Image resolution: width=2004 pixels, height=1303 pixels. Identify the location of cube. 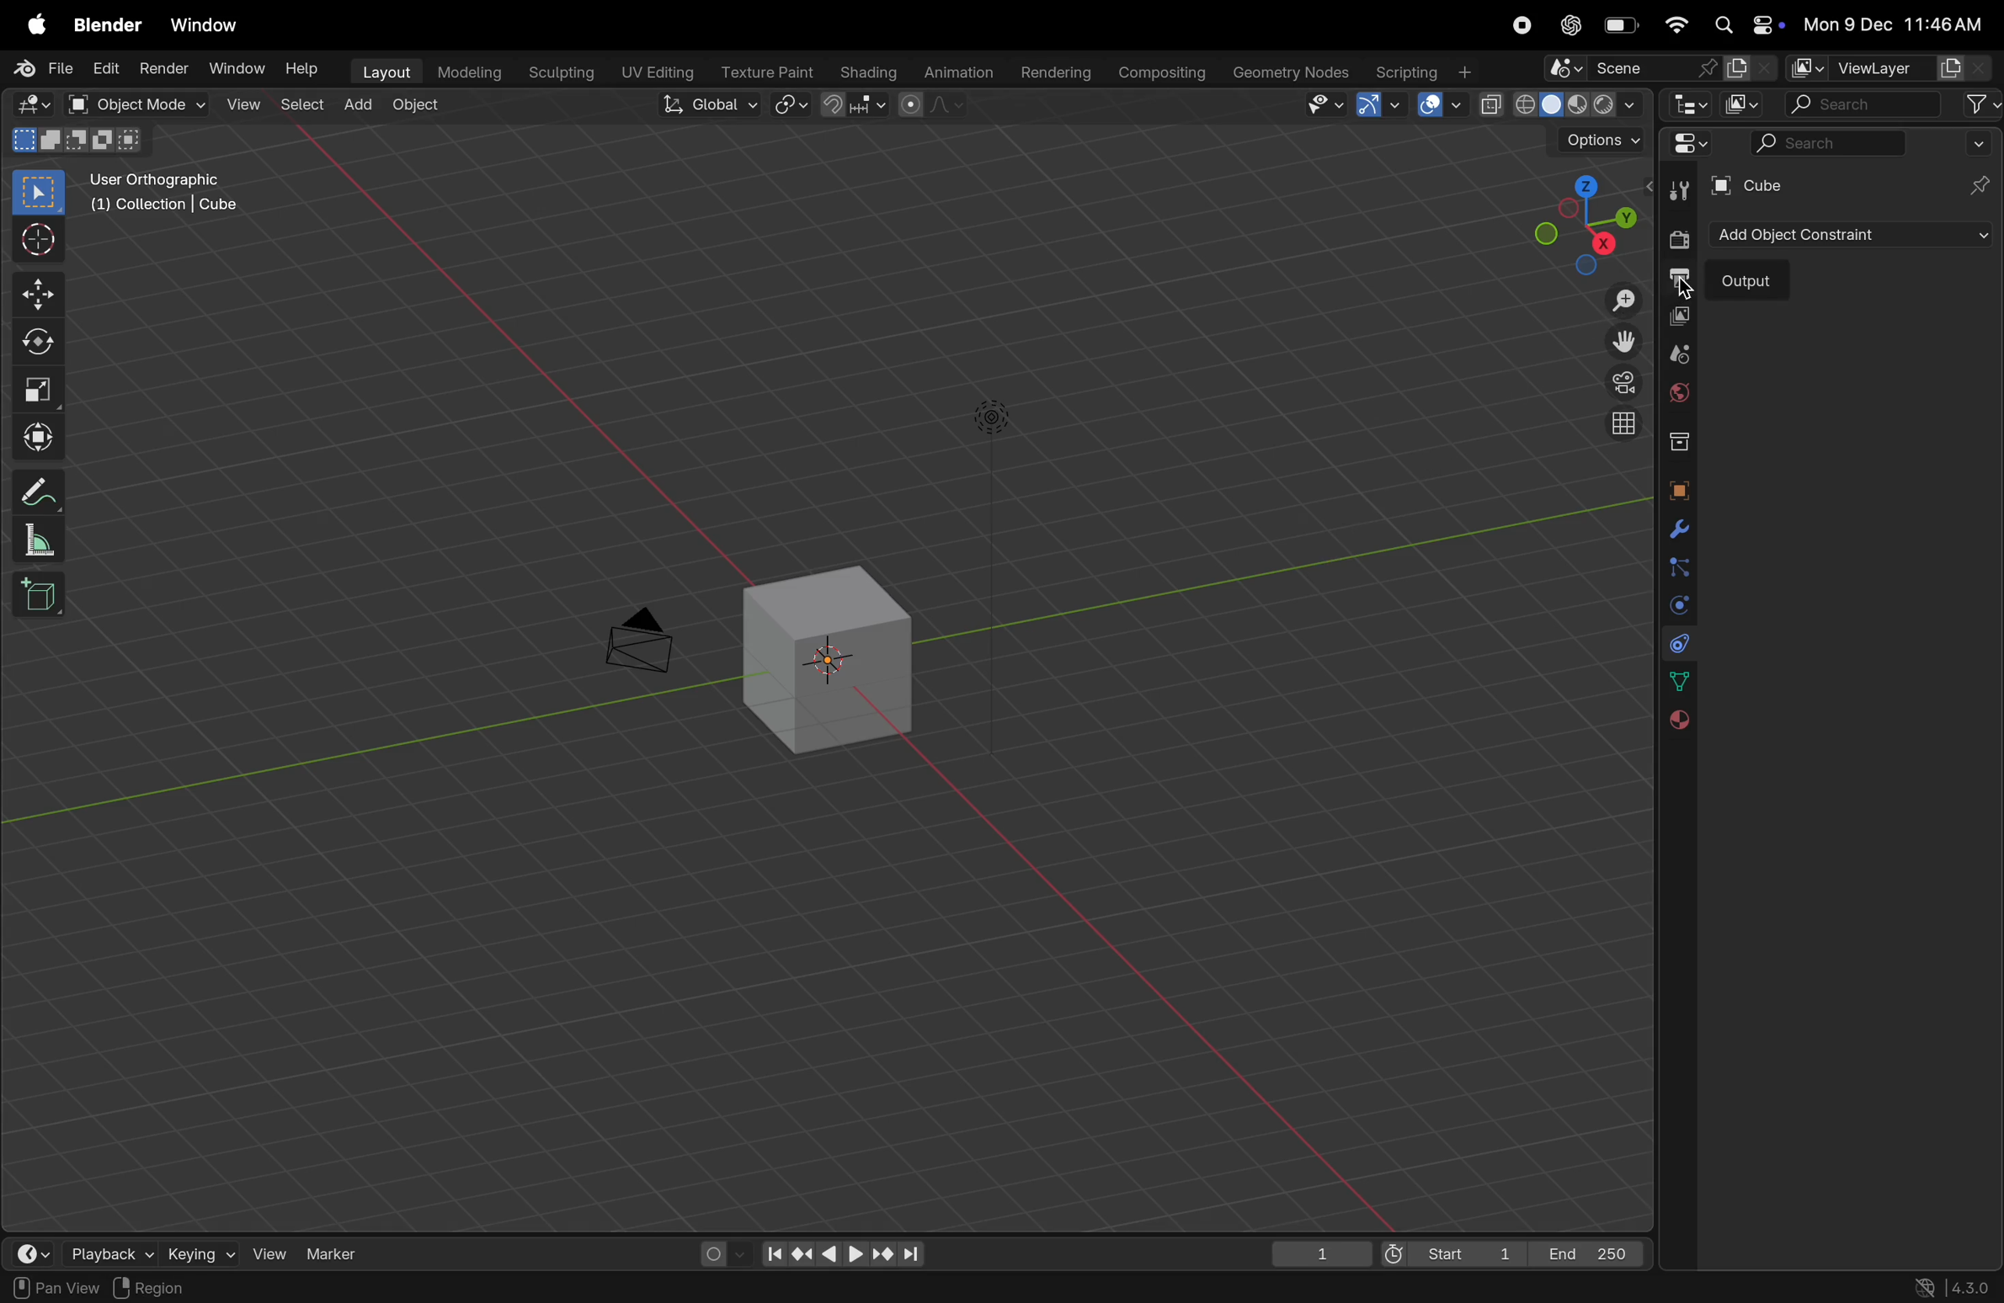
(831, 654).